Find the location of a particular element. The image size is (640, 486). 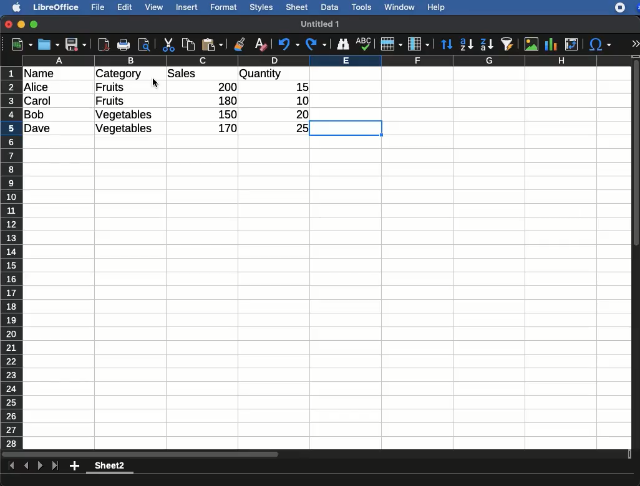

column is located at coordinates (419, 45).